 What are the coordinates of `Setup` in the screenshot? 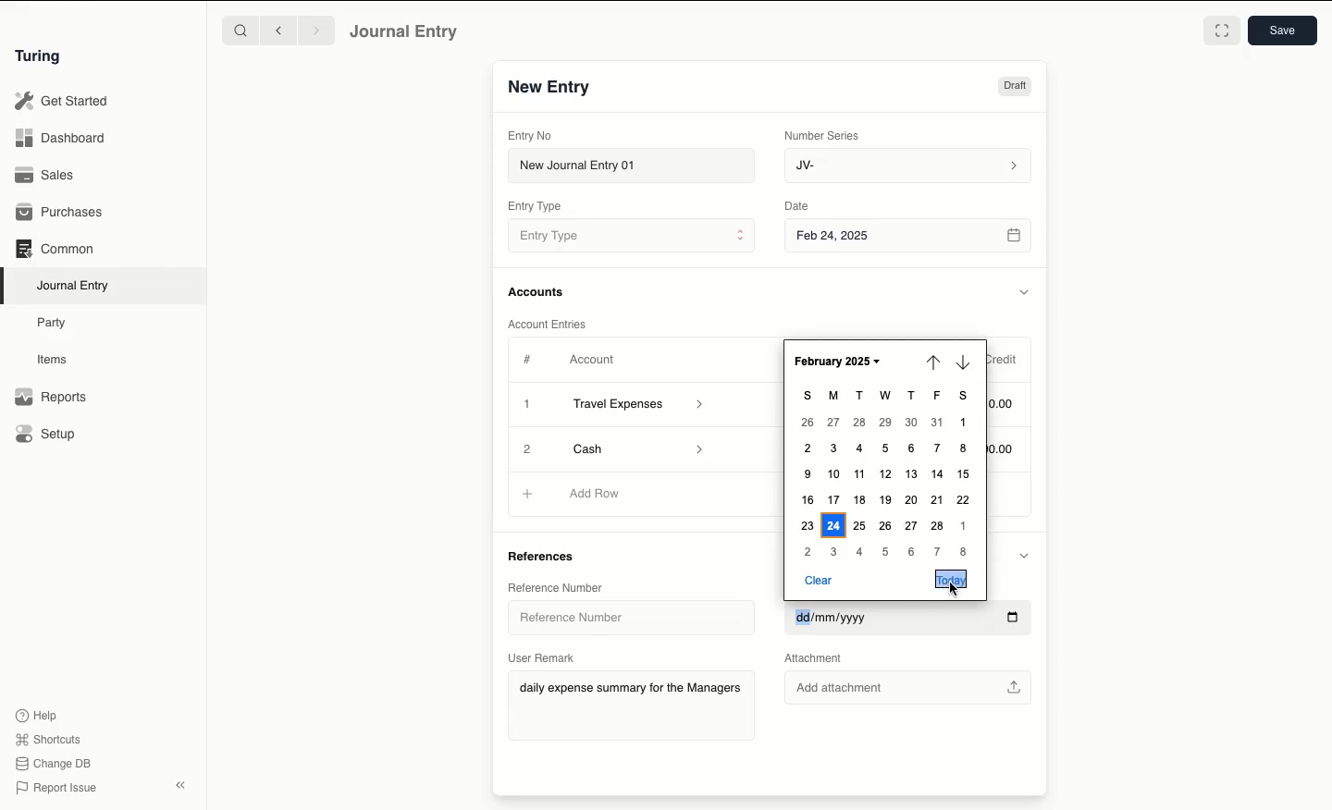 It's located at (46, 433).